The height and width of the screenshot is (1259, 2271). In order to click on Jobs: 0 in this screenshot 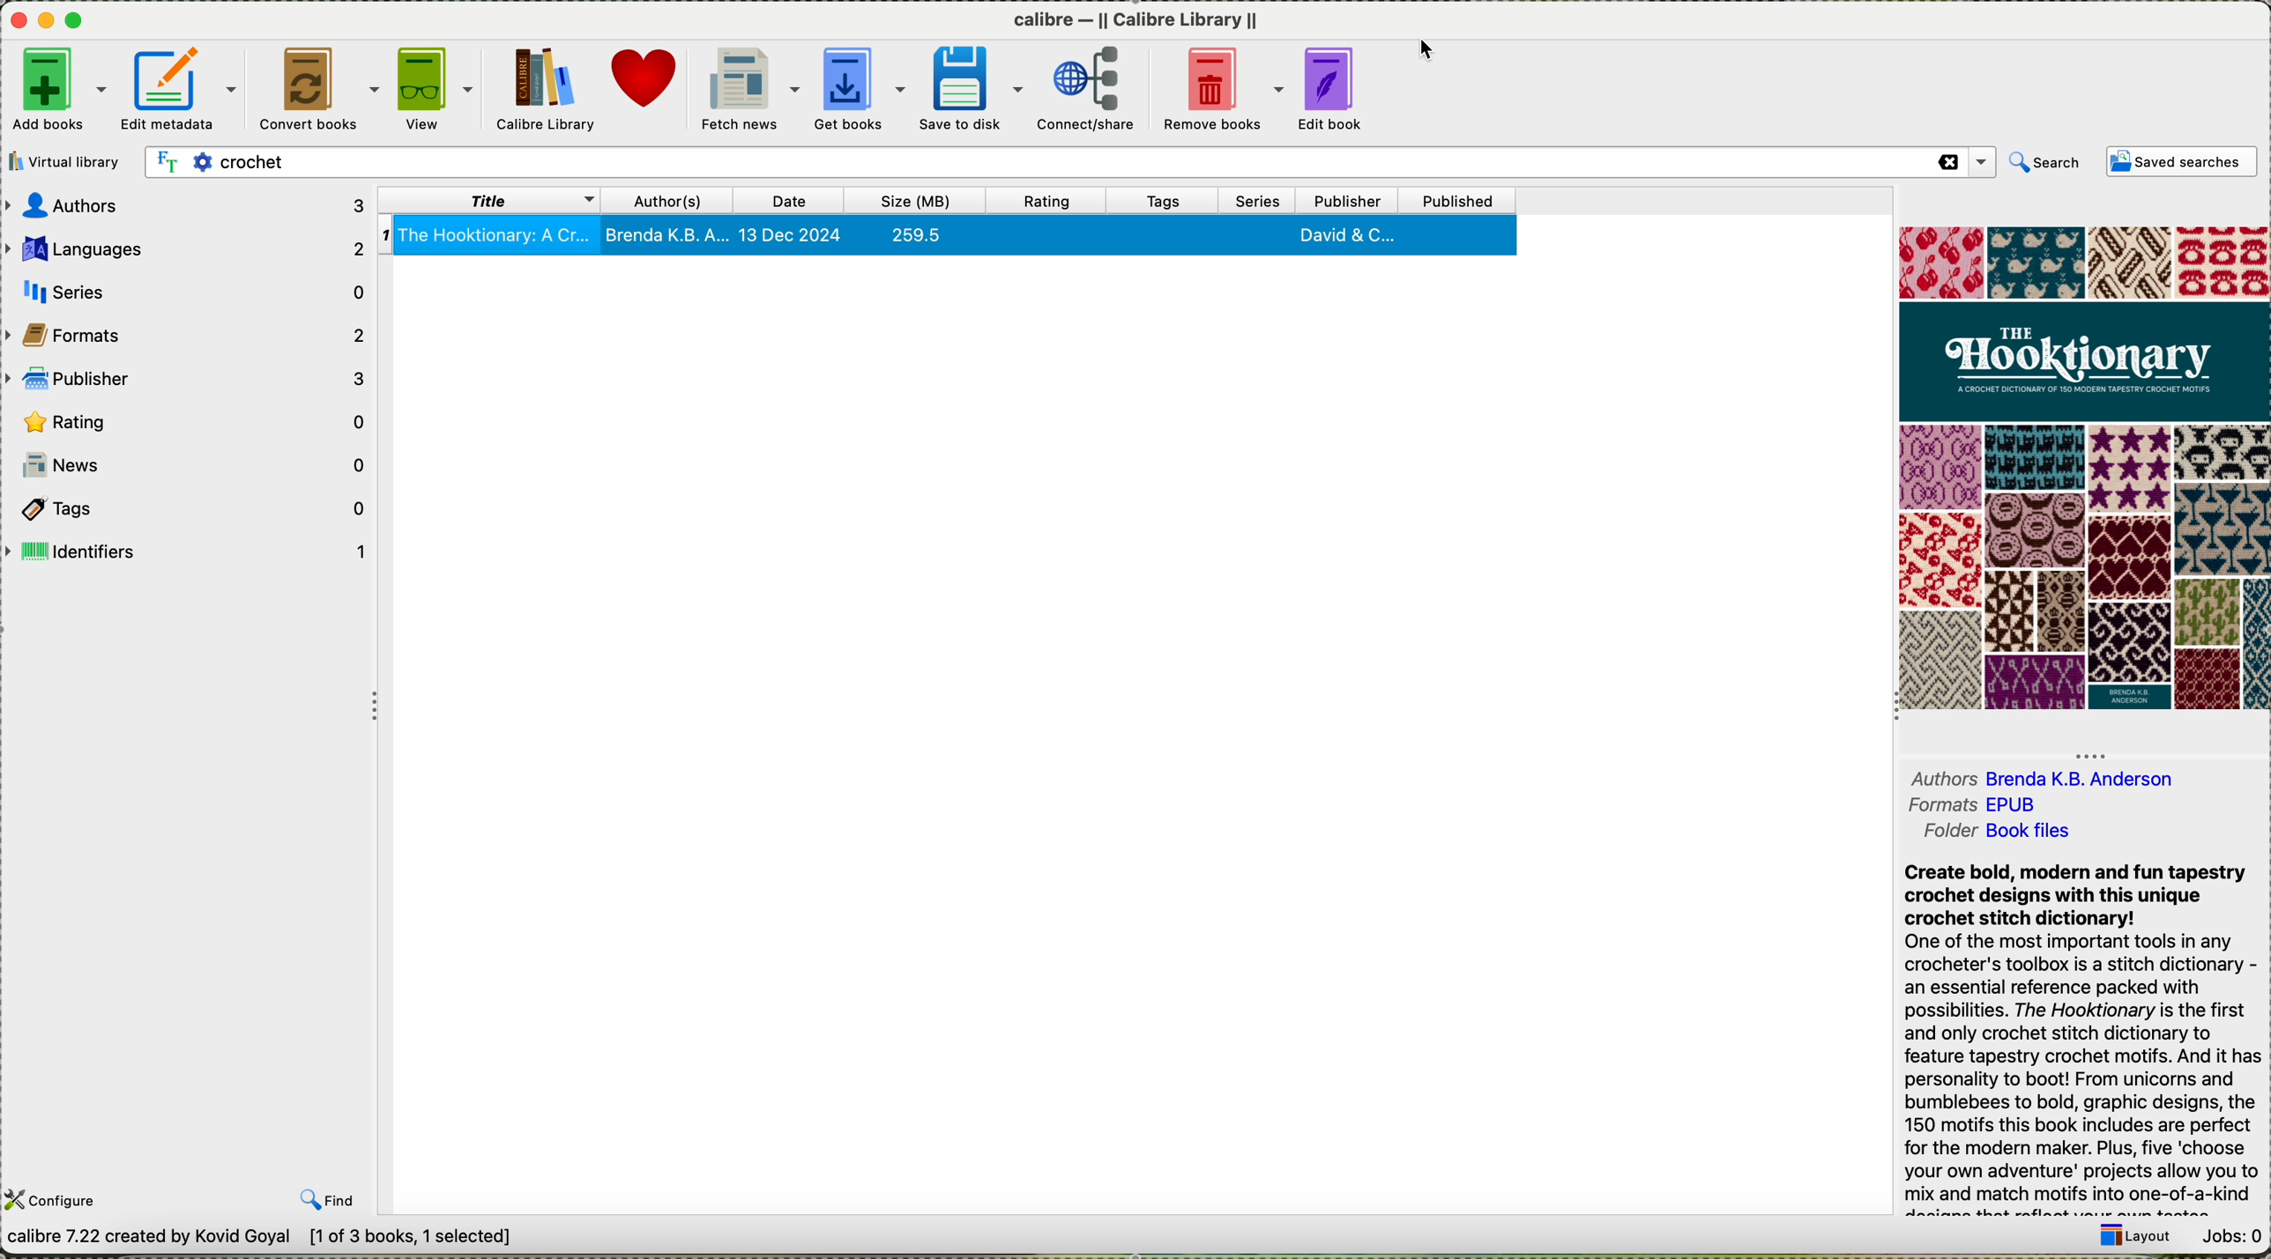, I will do `click(2230, 1235)`.